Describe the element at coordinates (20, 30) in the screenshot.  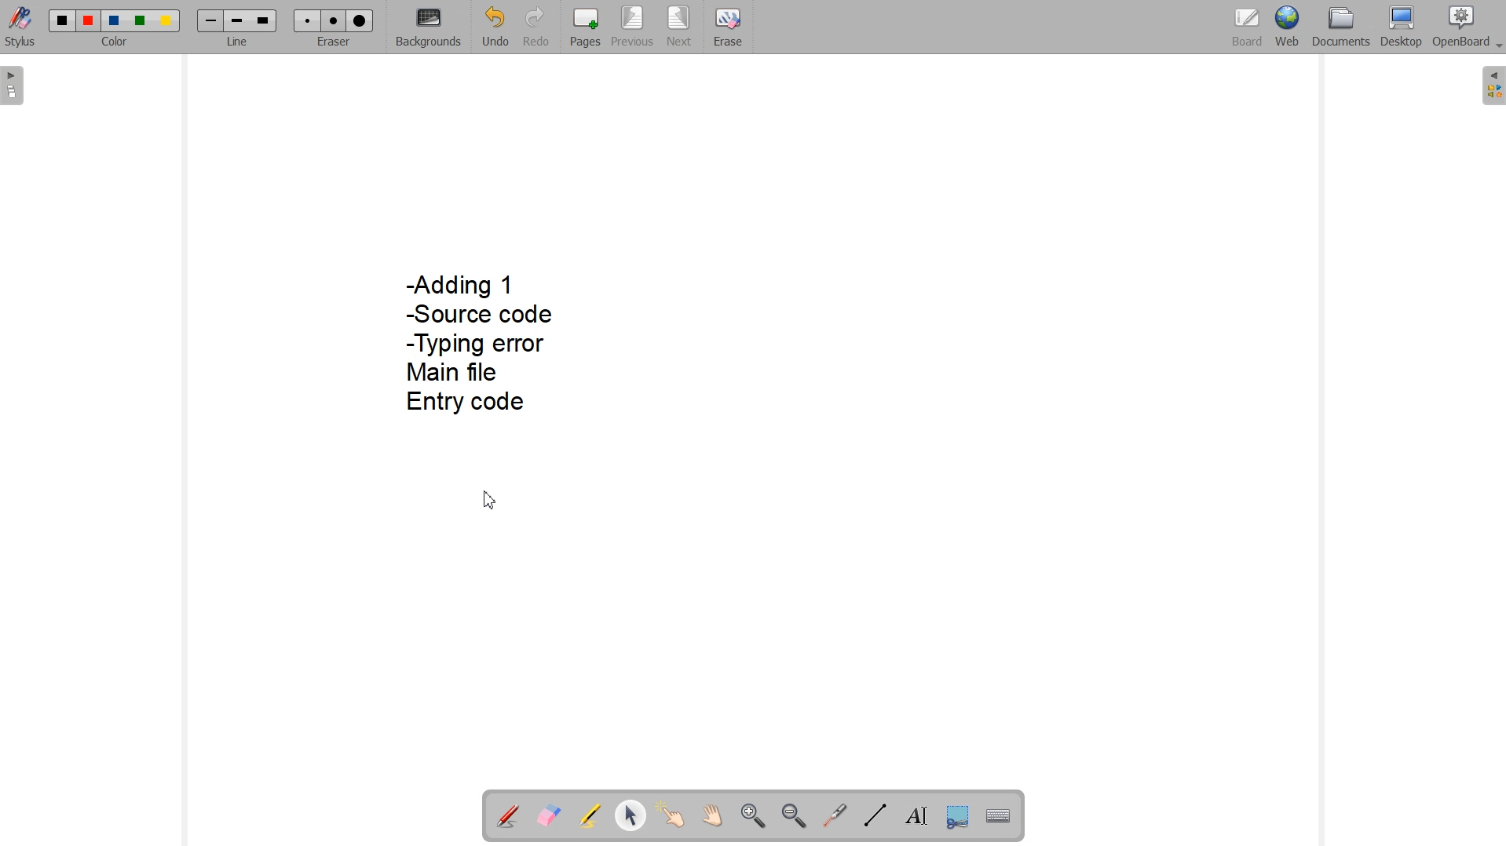
I see `Stylus` at that location.